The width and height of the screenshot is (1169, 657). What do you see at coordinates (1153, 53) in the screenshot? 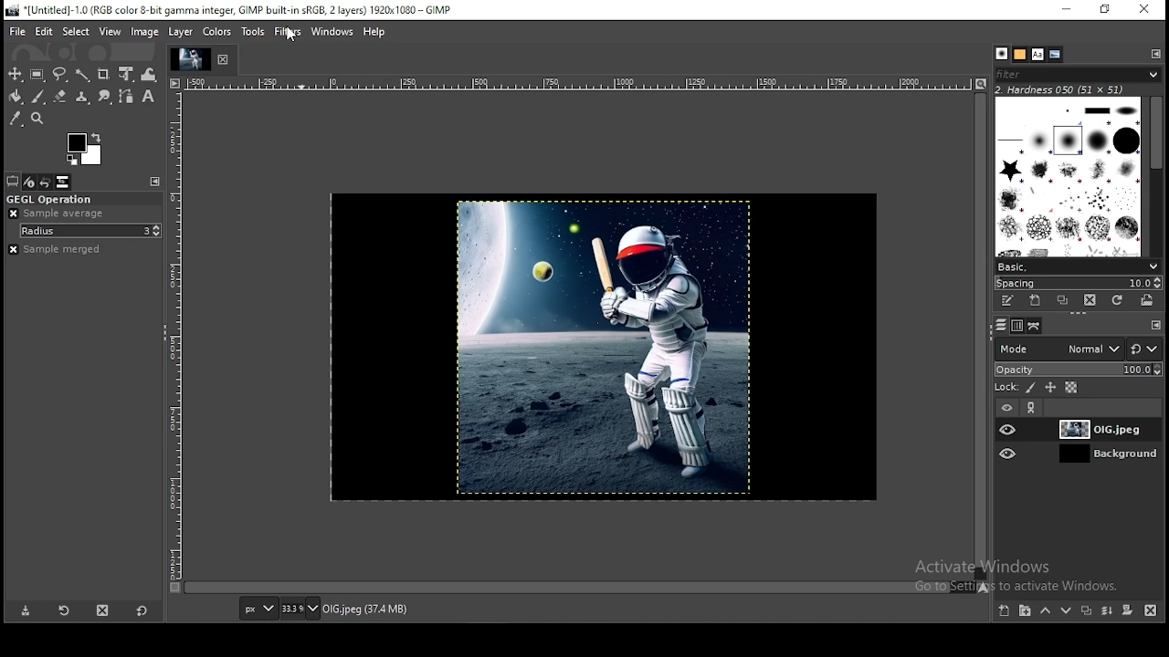
I see `configure this tab` at bounding box center [1153, 53].